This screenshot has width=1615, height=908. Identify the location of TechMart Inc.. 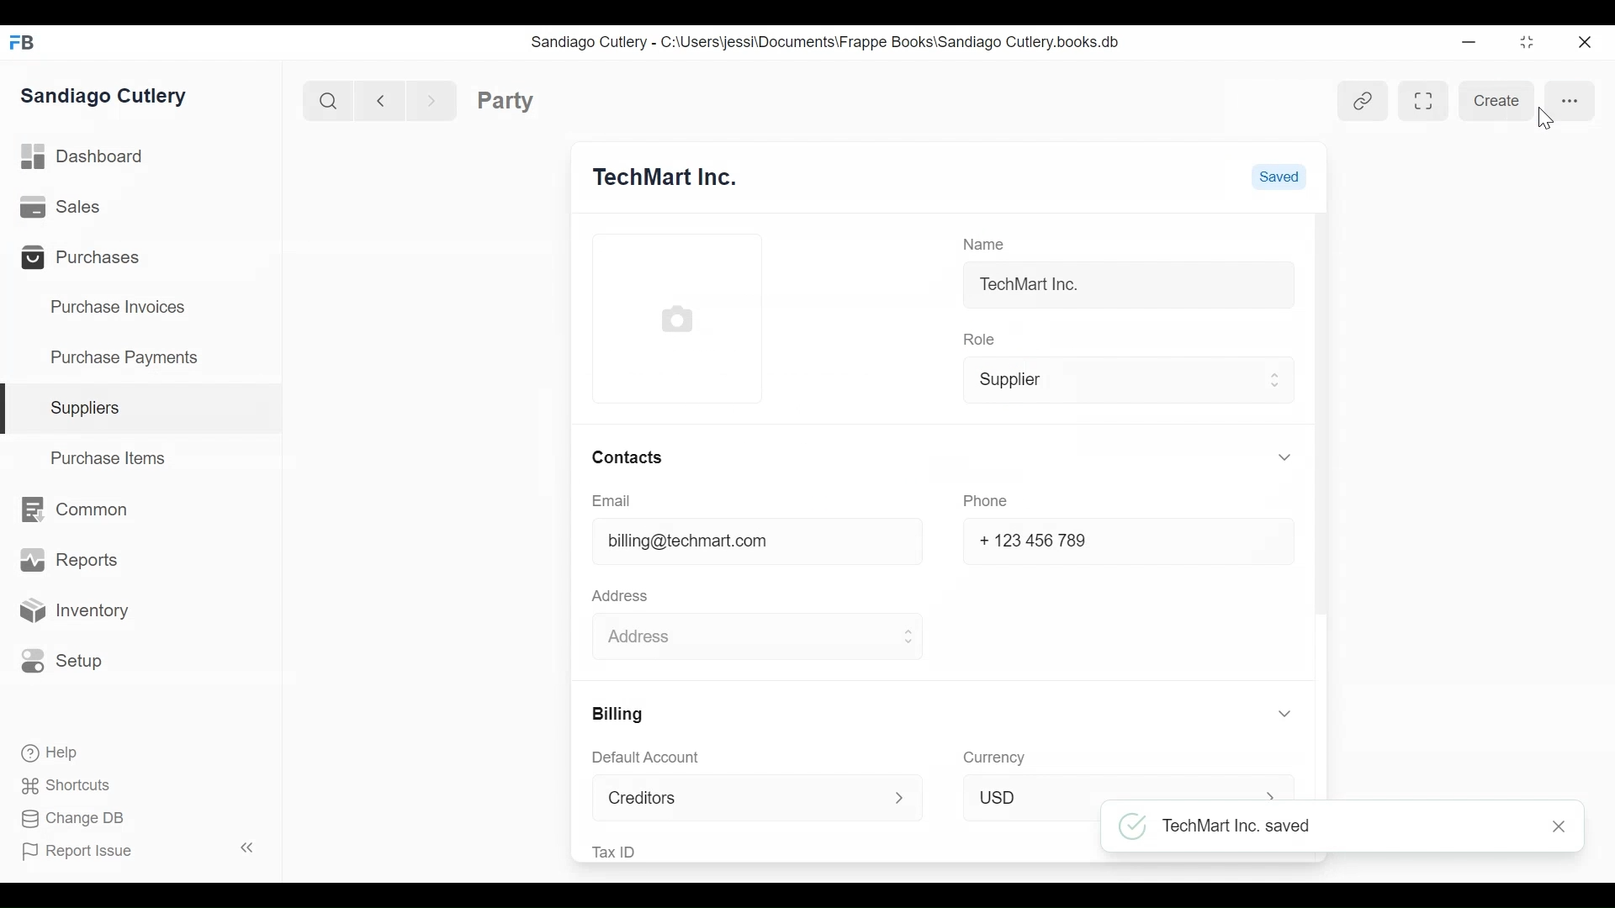
(683, 177).